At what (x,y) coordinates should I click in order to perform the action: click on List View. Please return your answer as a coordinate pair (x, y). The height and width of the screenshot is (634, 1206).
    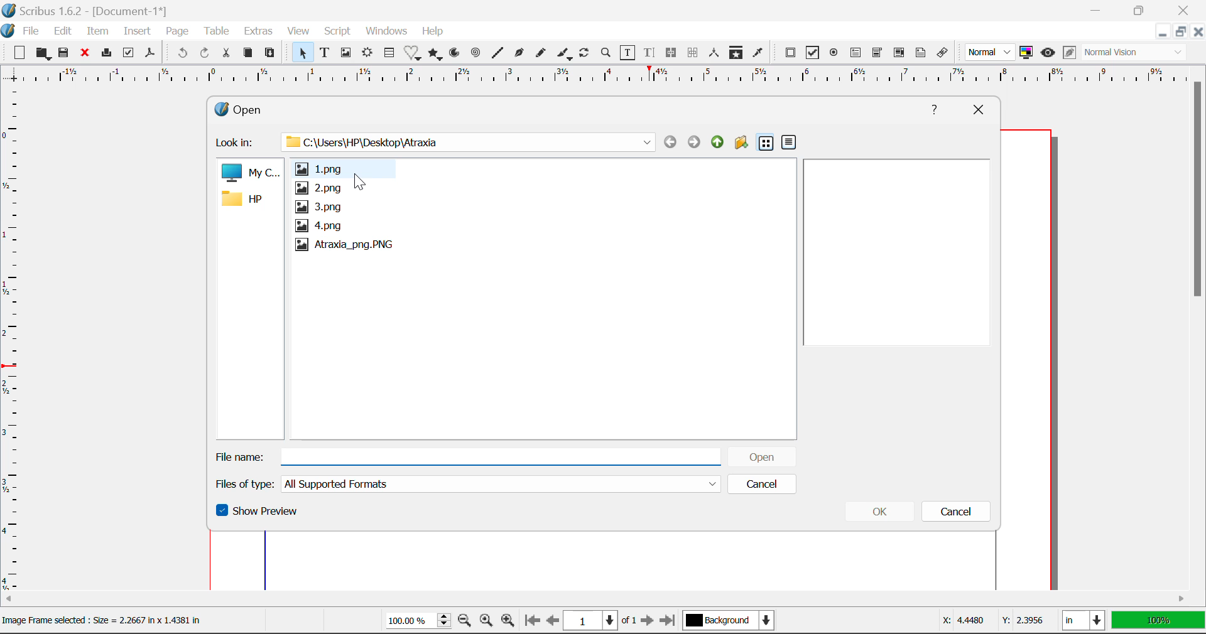
    Looking at the image, I should click on (766, 144).